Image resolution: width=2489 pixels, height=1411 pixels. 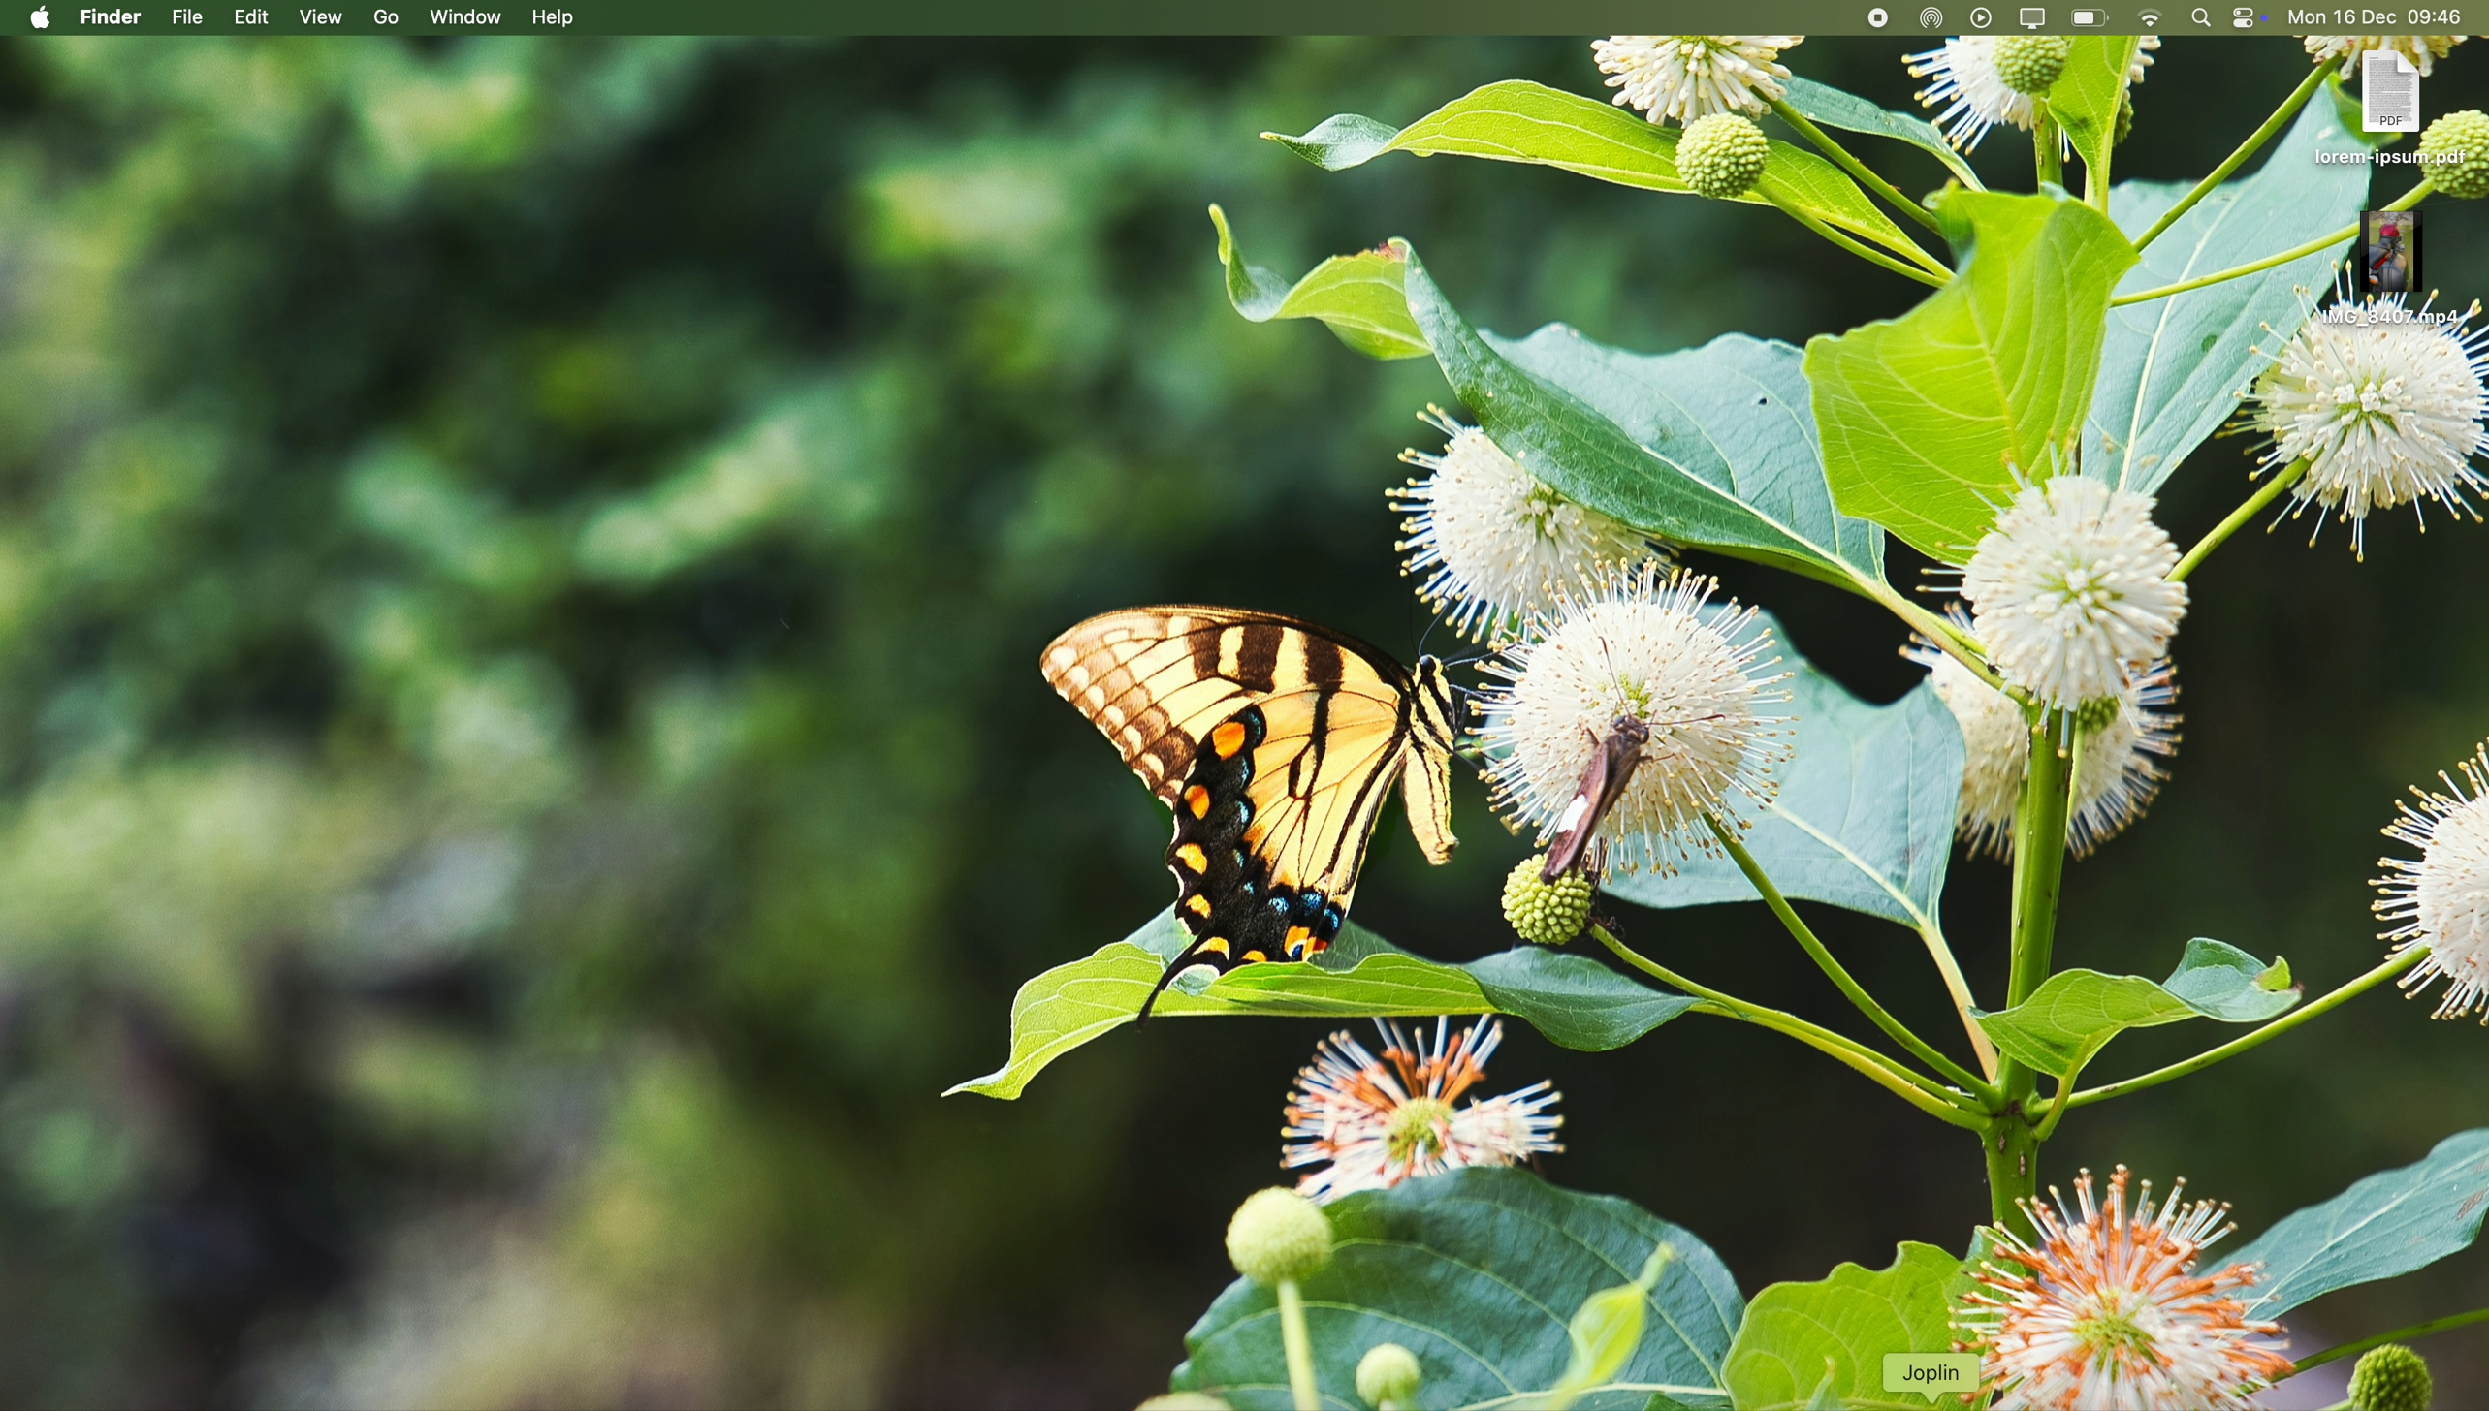 What do you see at coordinates (2142, 1373) in the screenshot?
I see `background` at bounding box center [2142, 1373].